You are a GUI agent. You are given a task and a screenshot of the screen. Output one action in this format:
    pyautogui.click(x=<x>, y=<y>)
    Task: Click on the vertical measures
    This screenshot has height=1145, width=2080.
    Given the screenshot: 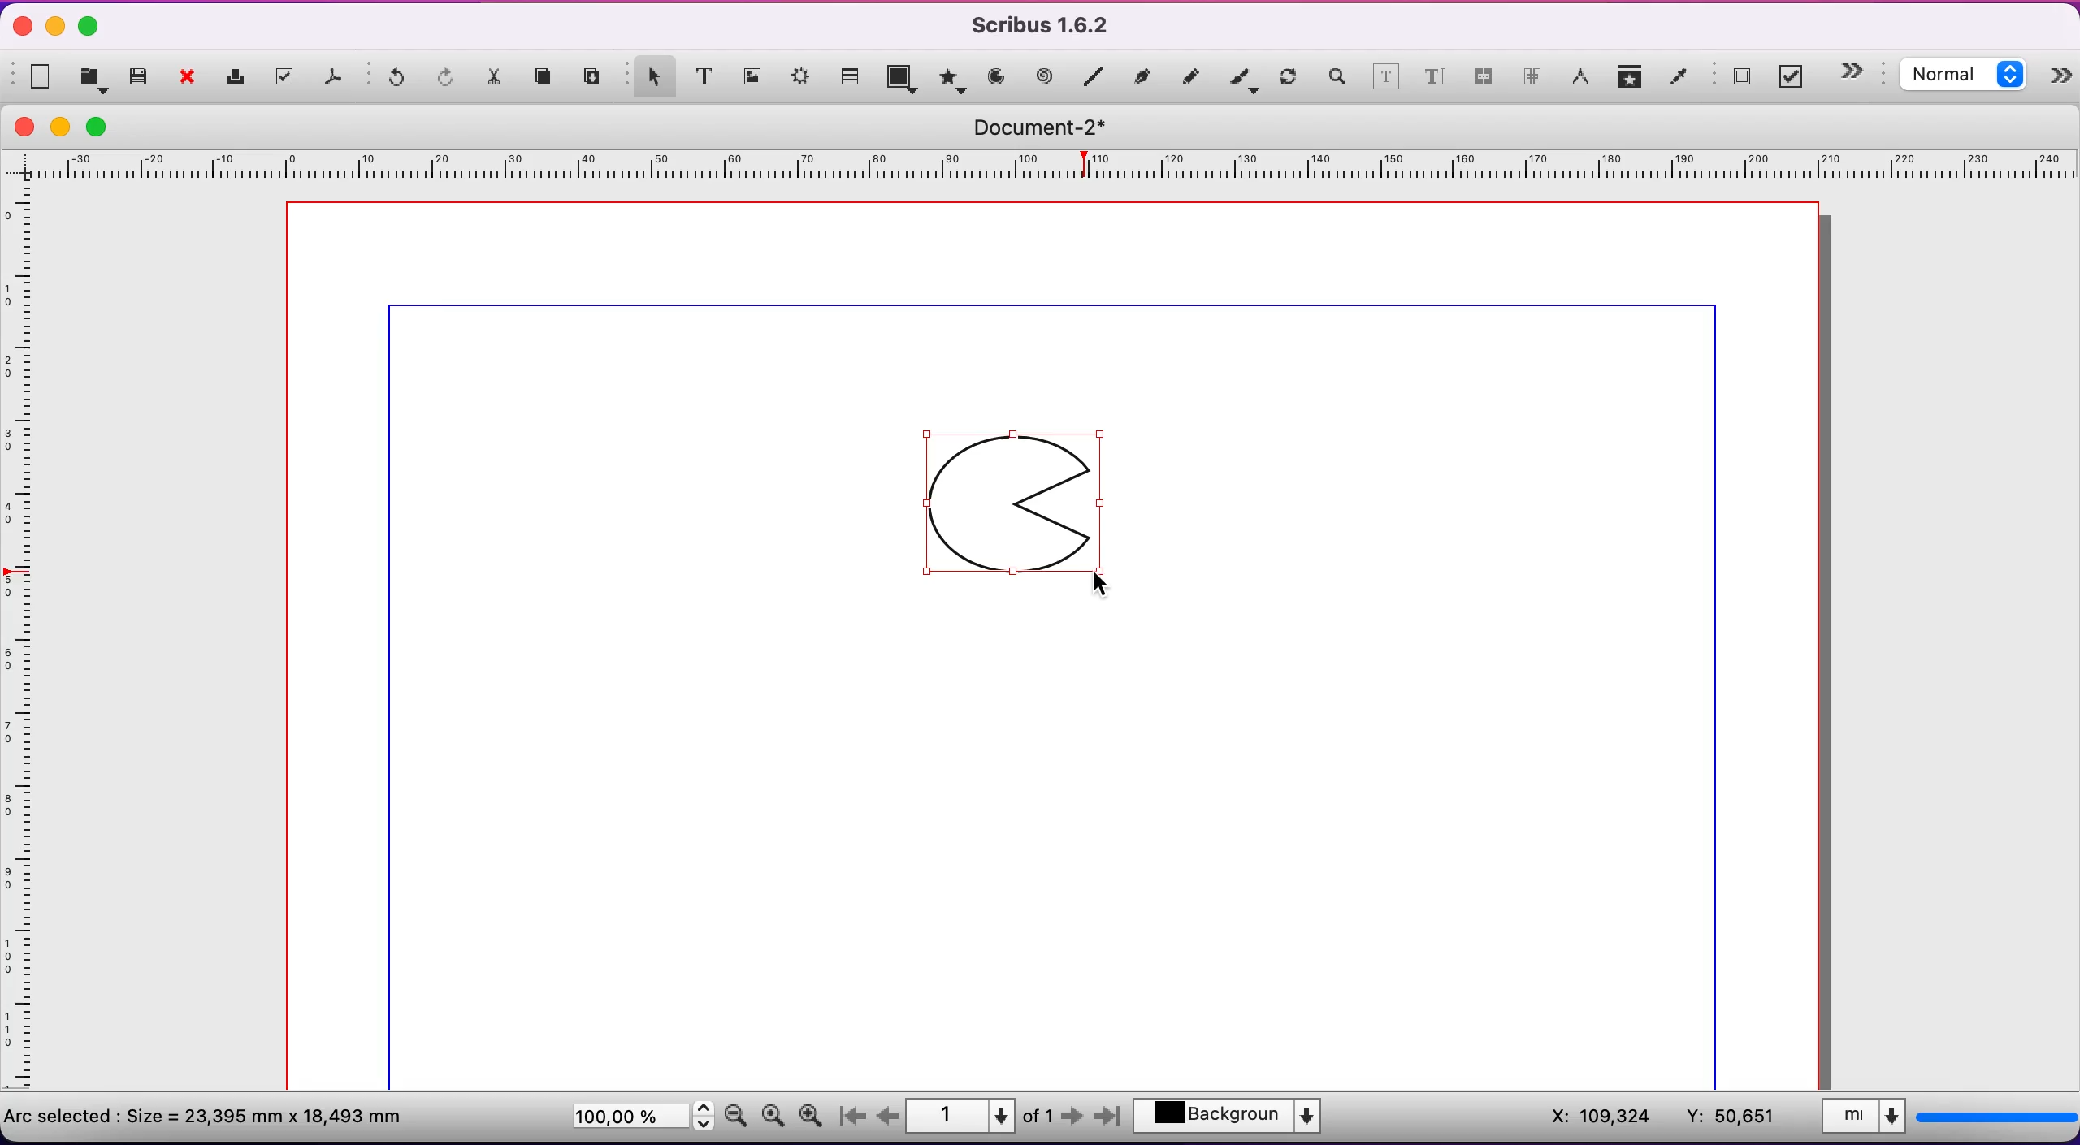 What is the action you would take?
    pyautogui.click(x=24, y=644)
    